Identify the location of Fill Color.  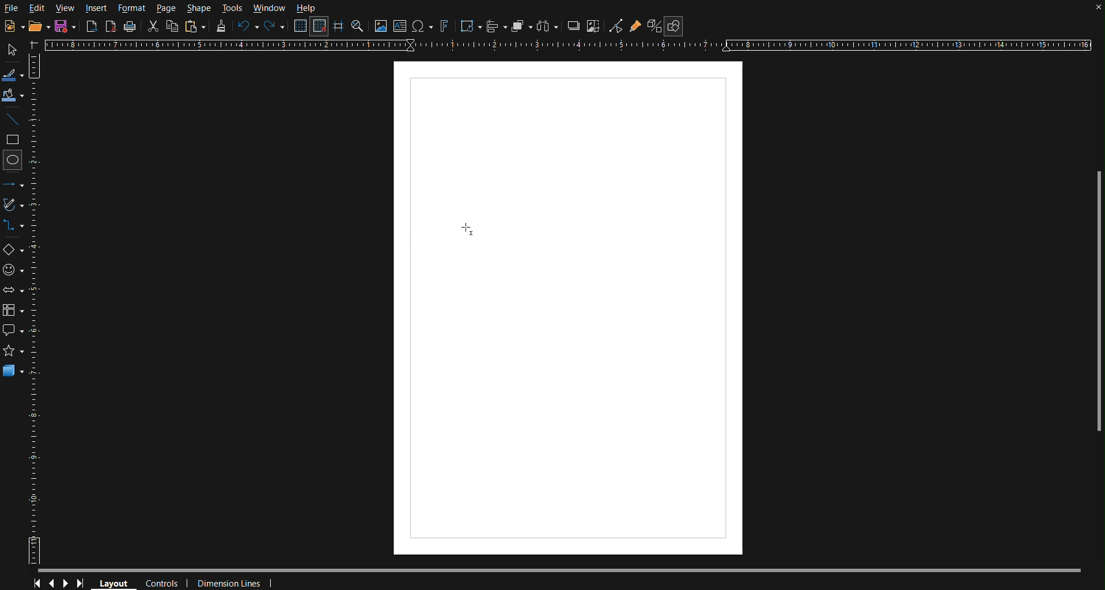
(14, 96).